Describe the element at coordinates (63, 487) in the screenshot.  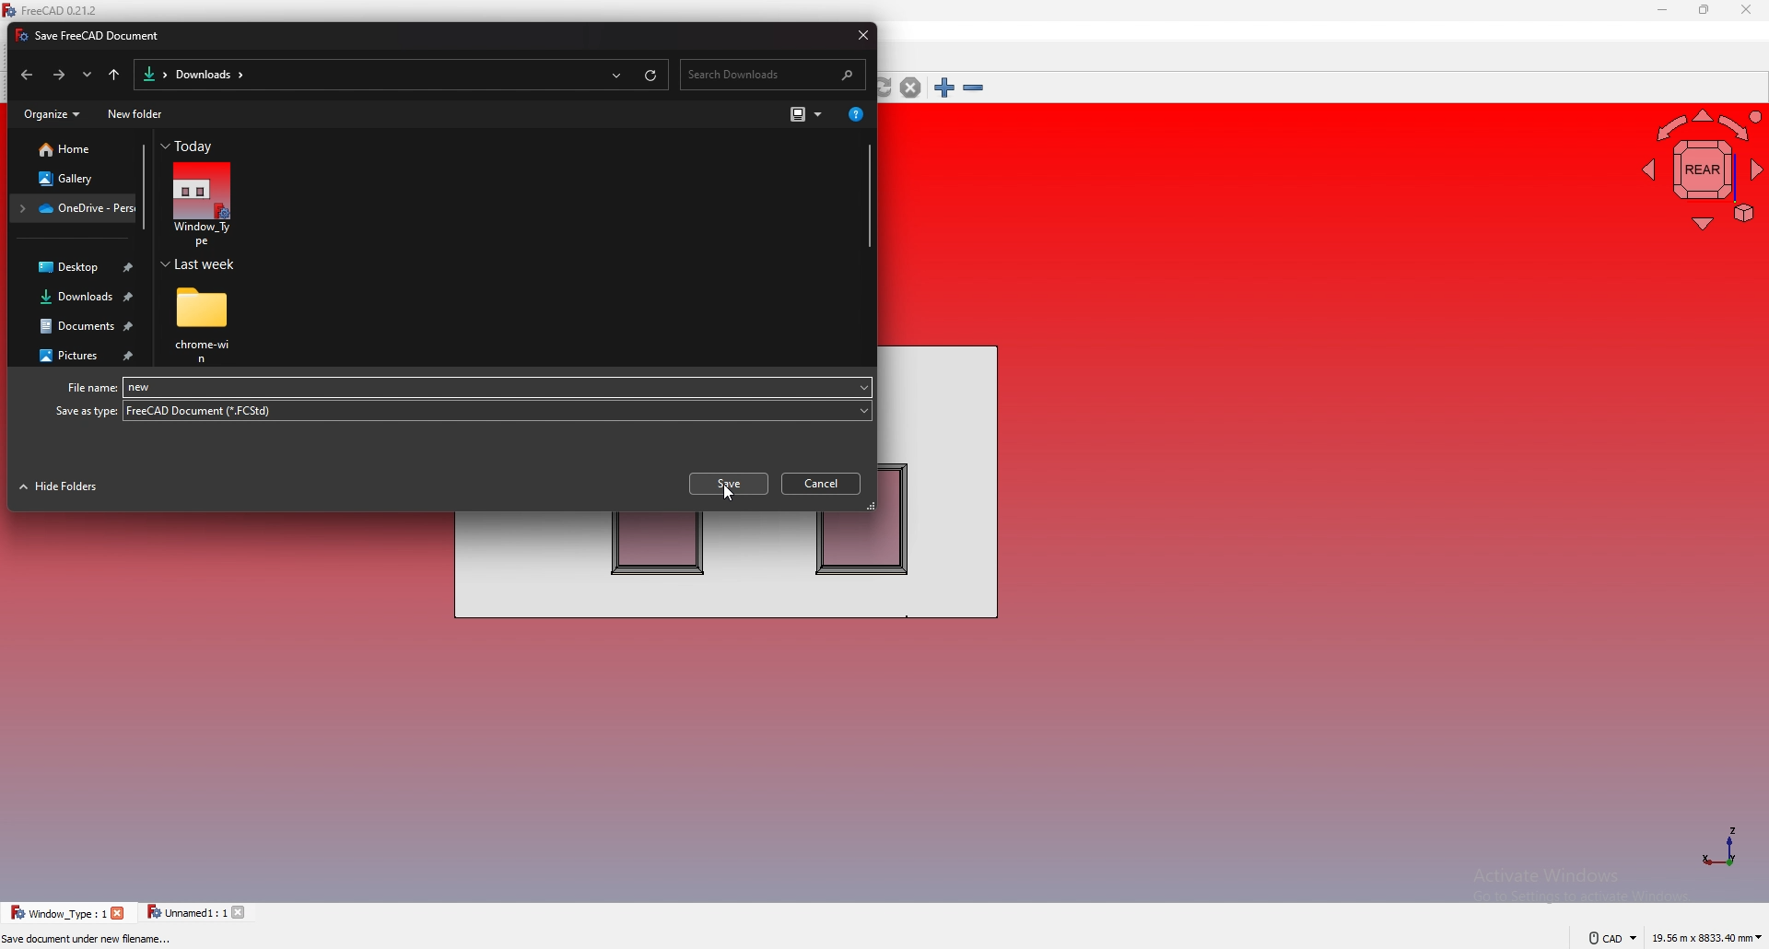
I see `hide folders` at that location.